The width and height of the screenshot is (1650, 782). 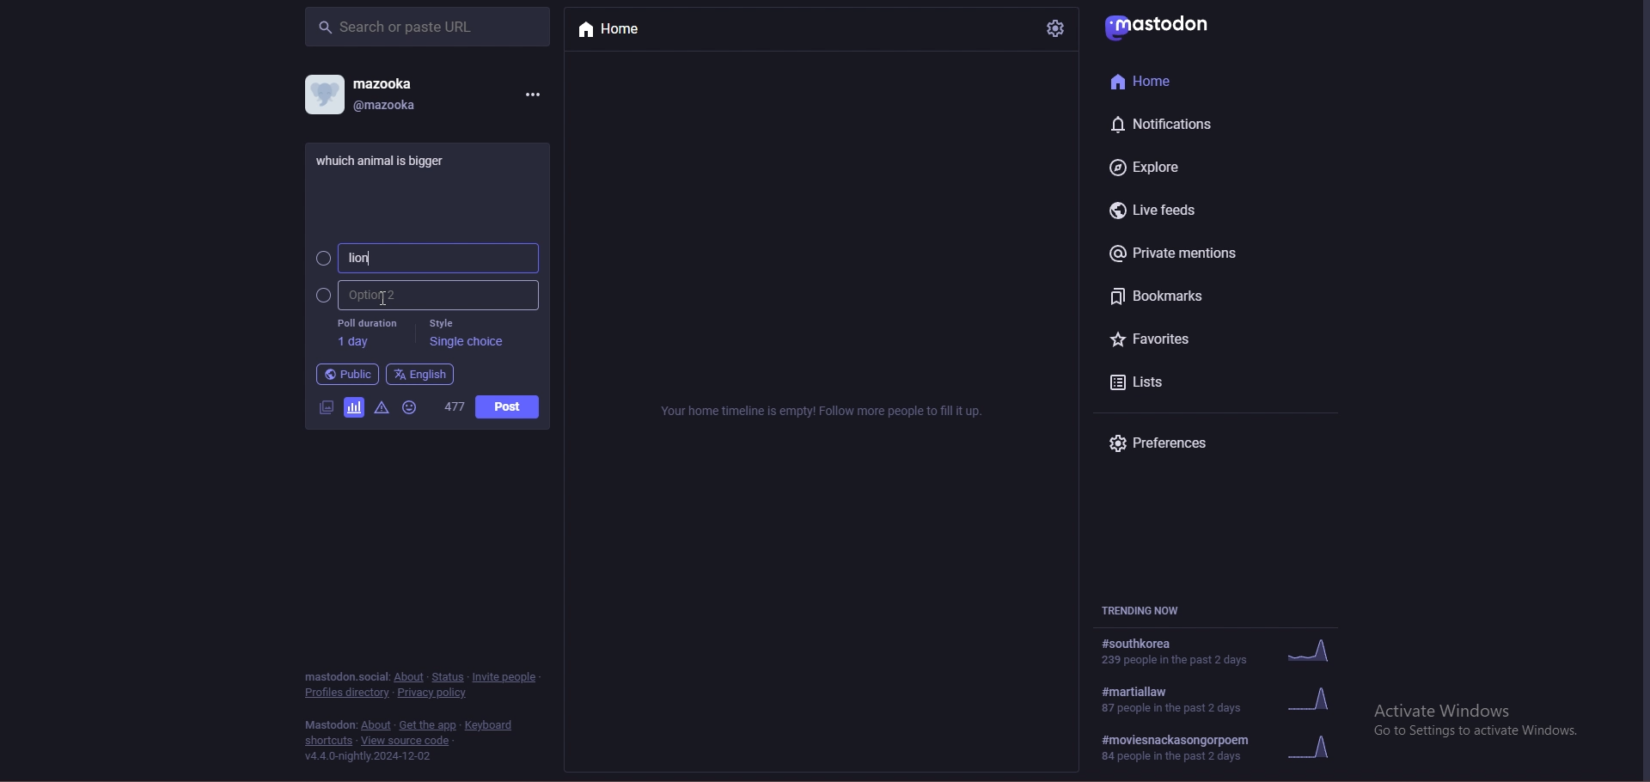 What do you see at coordinates (492, 725) in the screenshot?
I see `keyboard` at bounding box center [492, 725].